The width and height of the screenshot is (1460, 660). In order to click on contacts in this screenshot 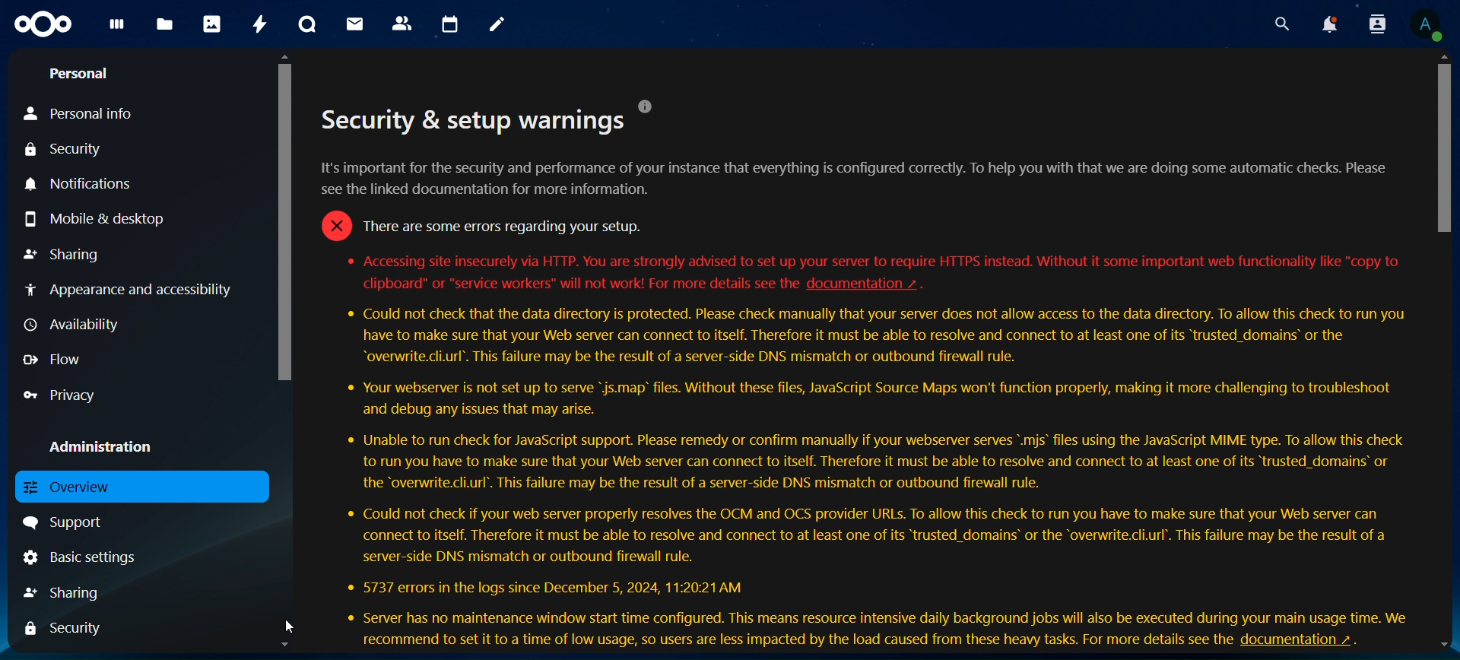, I will do `click(402, 24)`.